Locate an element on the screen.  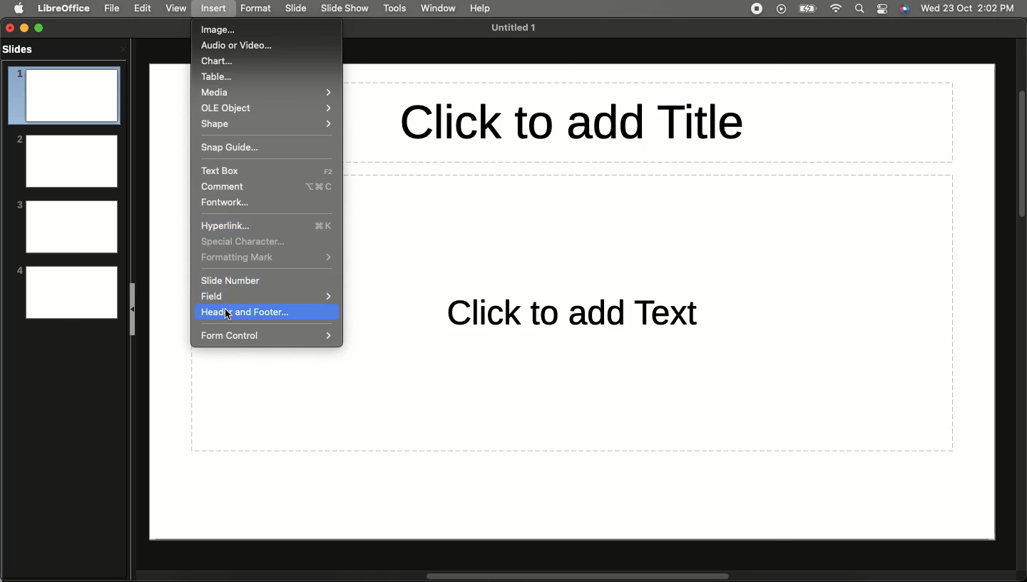
Text box is located at coordinates (266, 170).